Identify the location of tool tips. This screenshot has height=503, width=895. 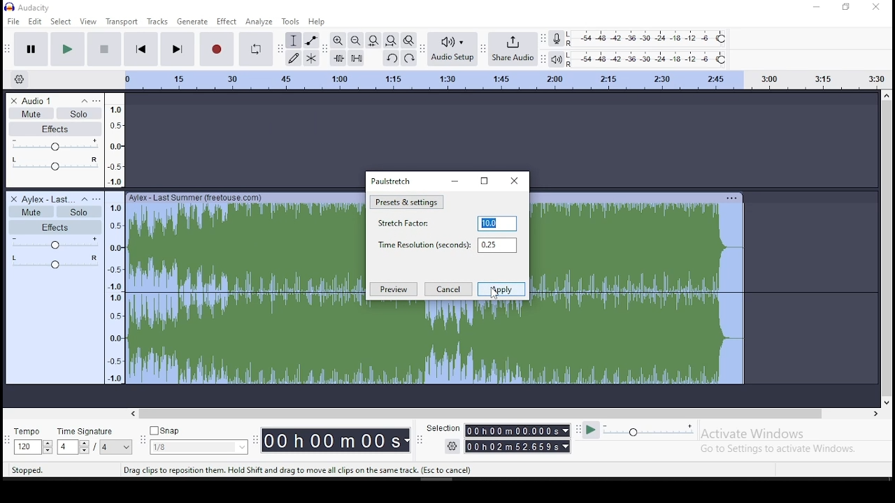
(295, 471).